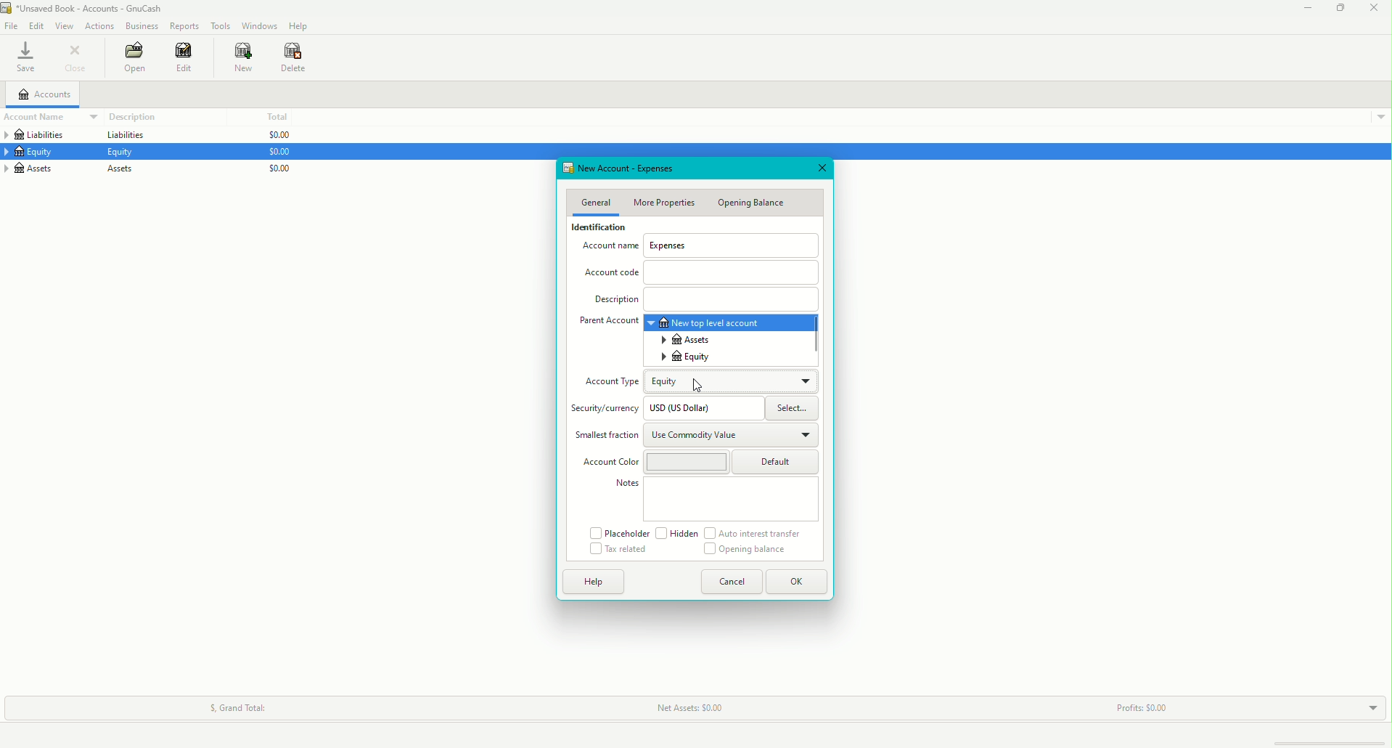 This screenshot has height=748, width=1392. What do you see at coordinates (276, 116) in the screenshot?
I see `Total` at bounding box center [276, 116].